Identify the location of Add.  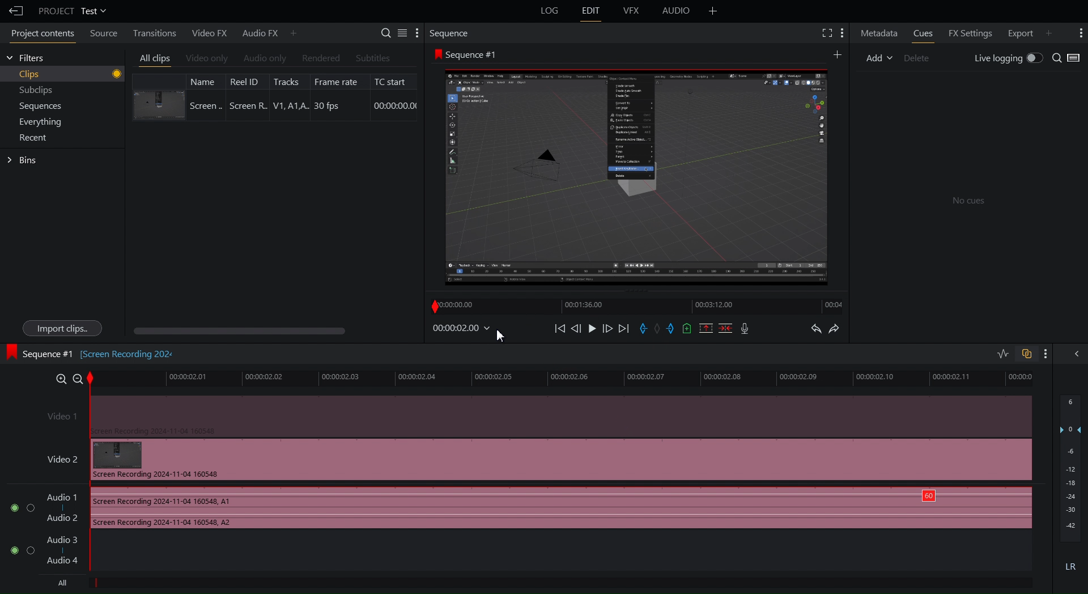
(836, 54).